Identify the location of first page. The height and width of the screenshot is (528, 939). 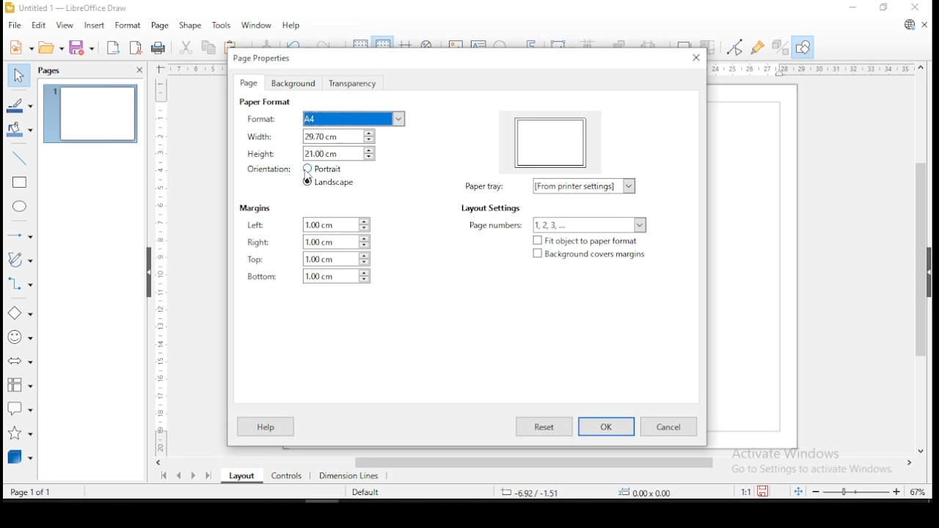
(164, 476).